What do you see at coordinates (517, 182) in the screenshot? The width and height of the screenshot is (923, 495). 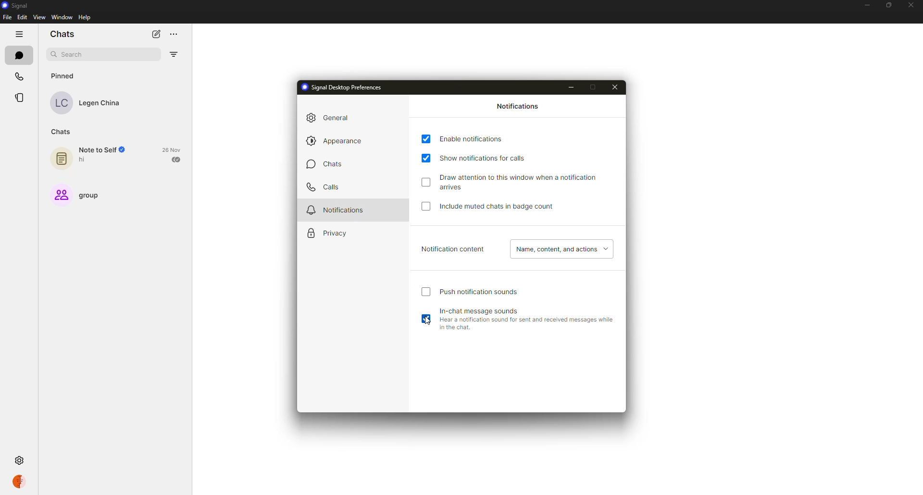 I see `draw attention to this window when notification arrives` at bounding box center [517, 182].